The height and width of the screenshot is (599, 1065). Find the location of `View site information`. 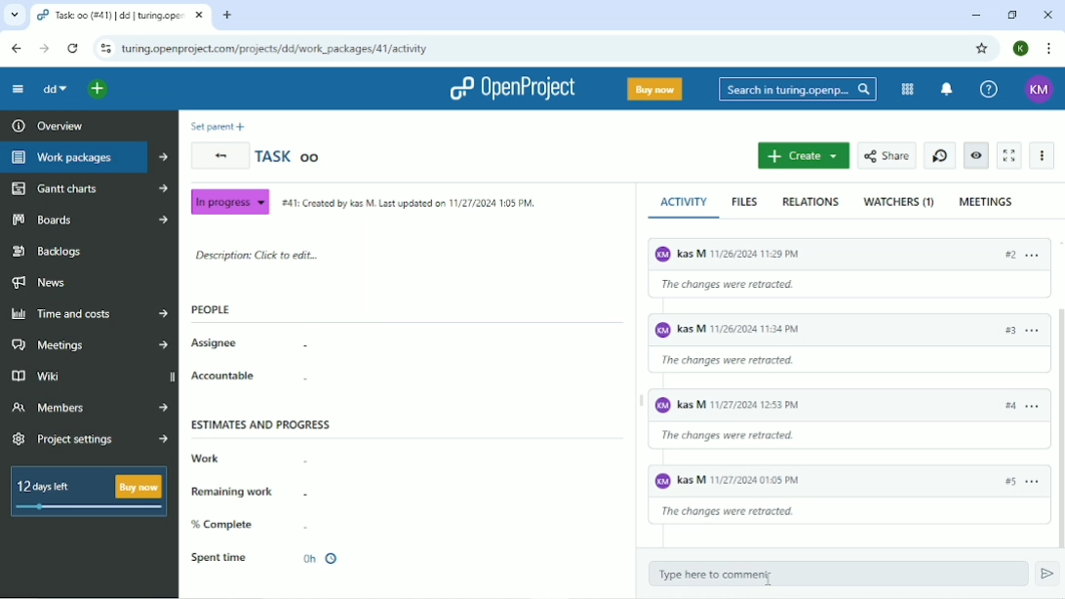

View site information is located at coordinates (104, 50).